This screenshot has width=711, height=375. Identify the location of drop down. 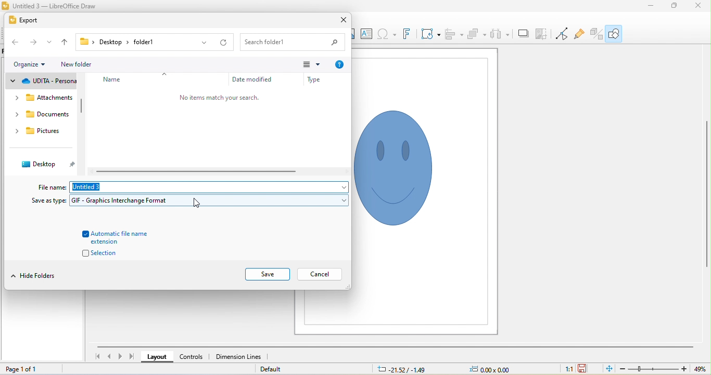
(165, 73).